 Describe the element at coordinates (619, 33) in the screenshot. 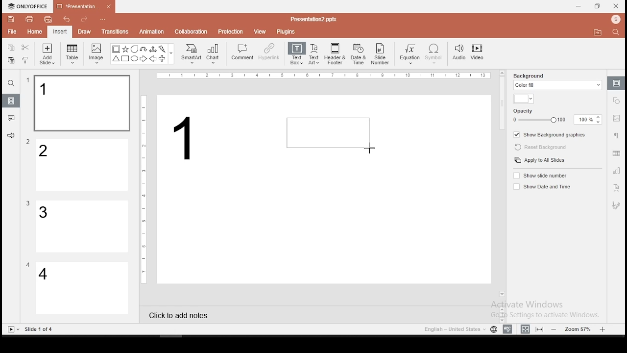

I see `Search` at that location.